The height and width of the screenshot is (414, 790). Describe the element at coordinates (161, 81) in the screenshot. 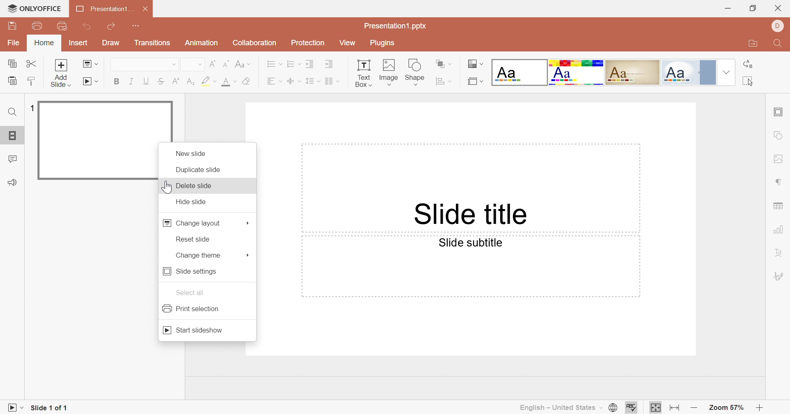

I see `Strikethrough` at that location.